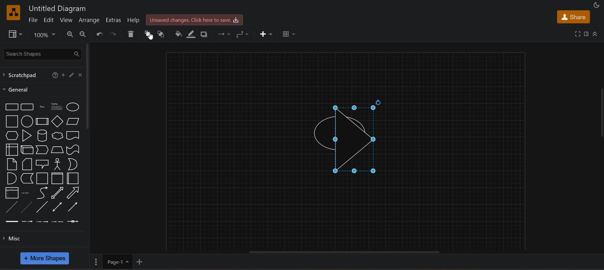 The image size is (604, 270). Describe the element at coordinates (69, 34) in the screenshot. I see `zoom in` at that location.